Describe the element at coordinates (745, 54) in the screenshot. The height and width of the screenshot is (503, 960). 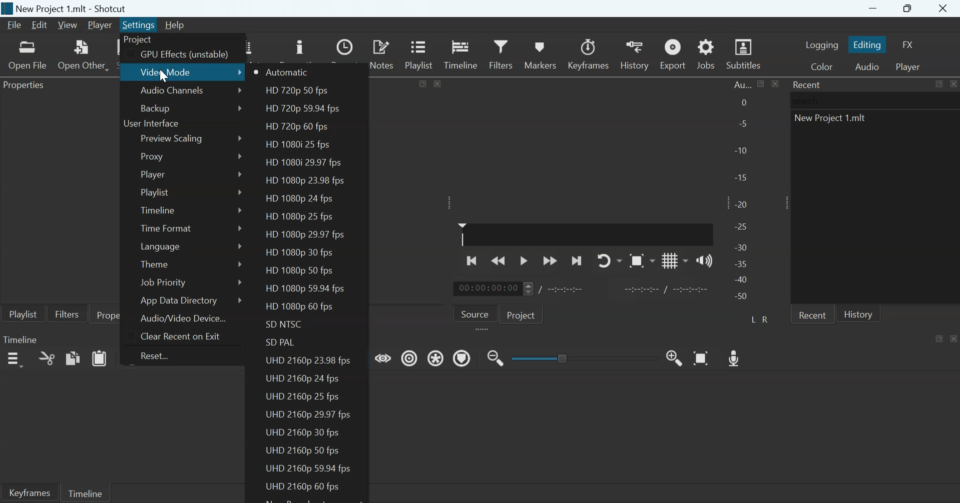
I see `Subtitles` at that location.